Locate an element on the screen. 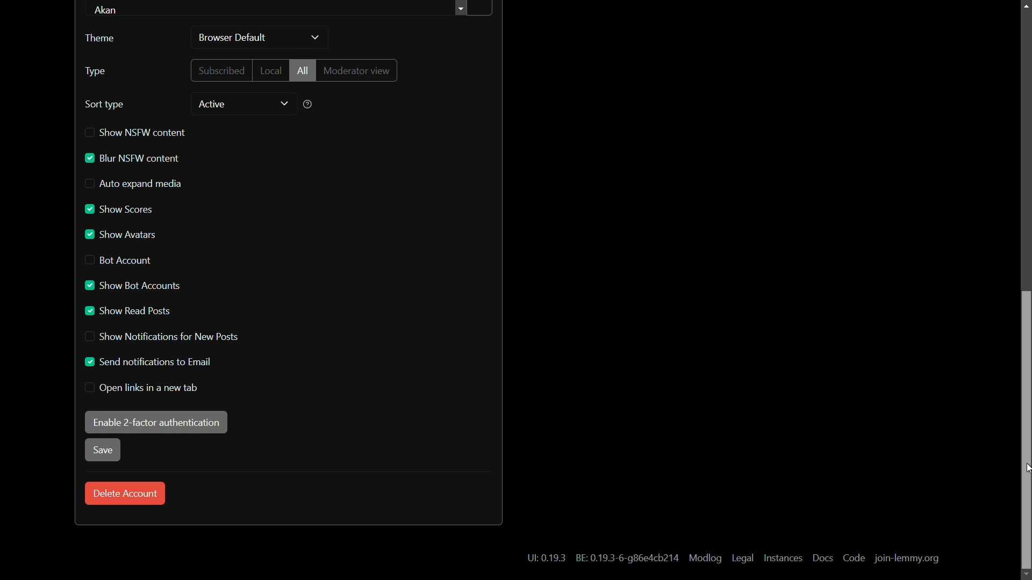 The image size is (1032, 580). delete account is located at coordinates (125, 494).